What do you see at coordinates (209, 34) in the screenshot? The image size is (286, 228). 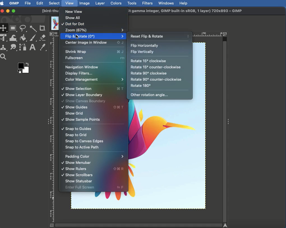 I see `horizontal Ruler` at bounding box center [209, 34].